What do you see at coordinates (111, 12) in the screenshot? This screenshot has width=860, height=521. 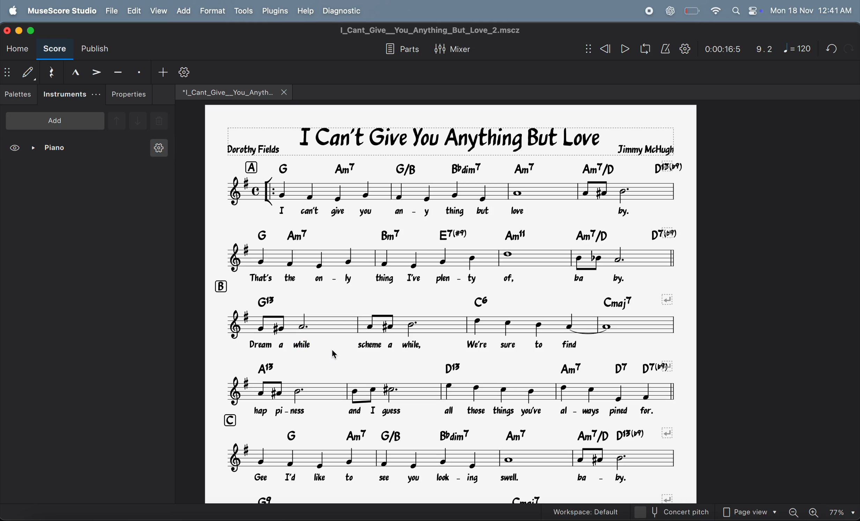 I see `file` at bounding box center [111, 12].